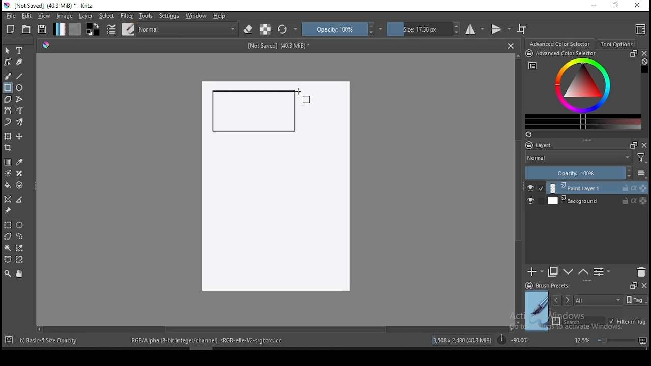 This screenshot has height=366, width=651. I want to click on line tool, so click(20, 76).